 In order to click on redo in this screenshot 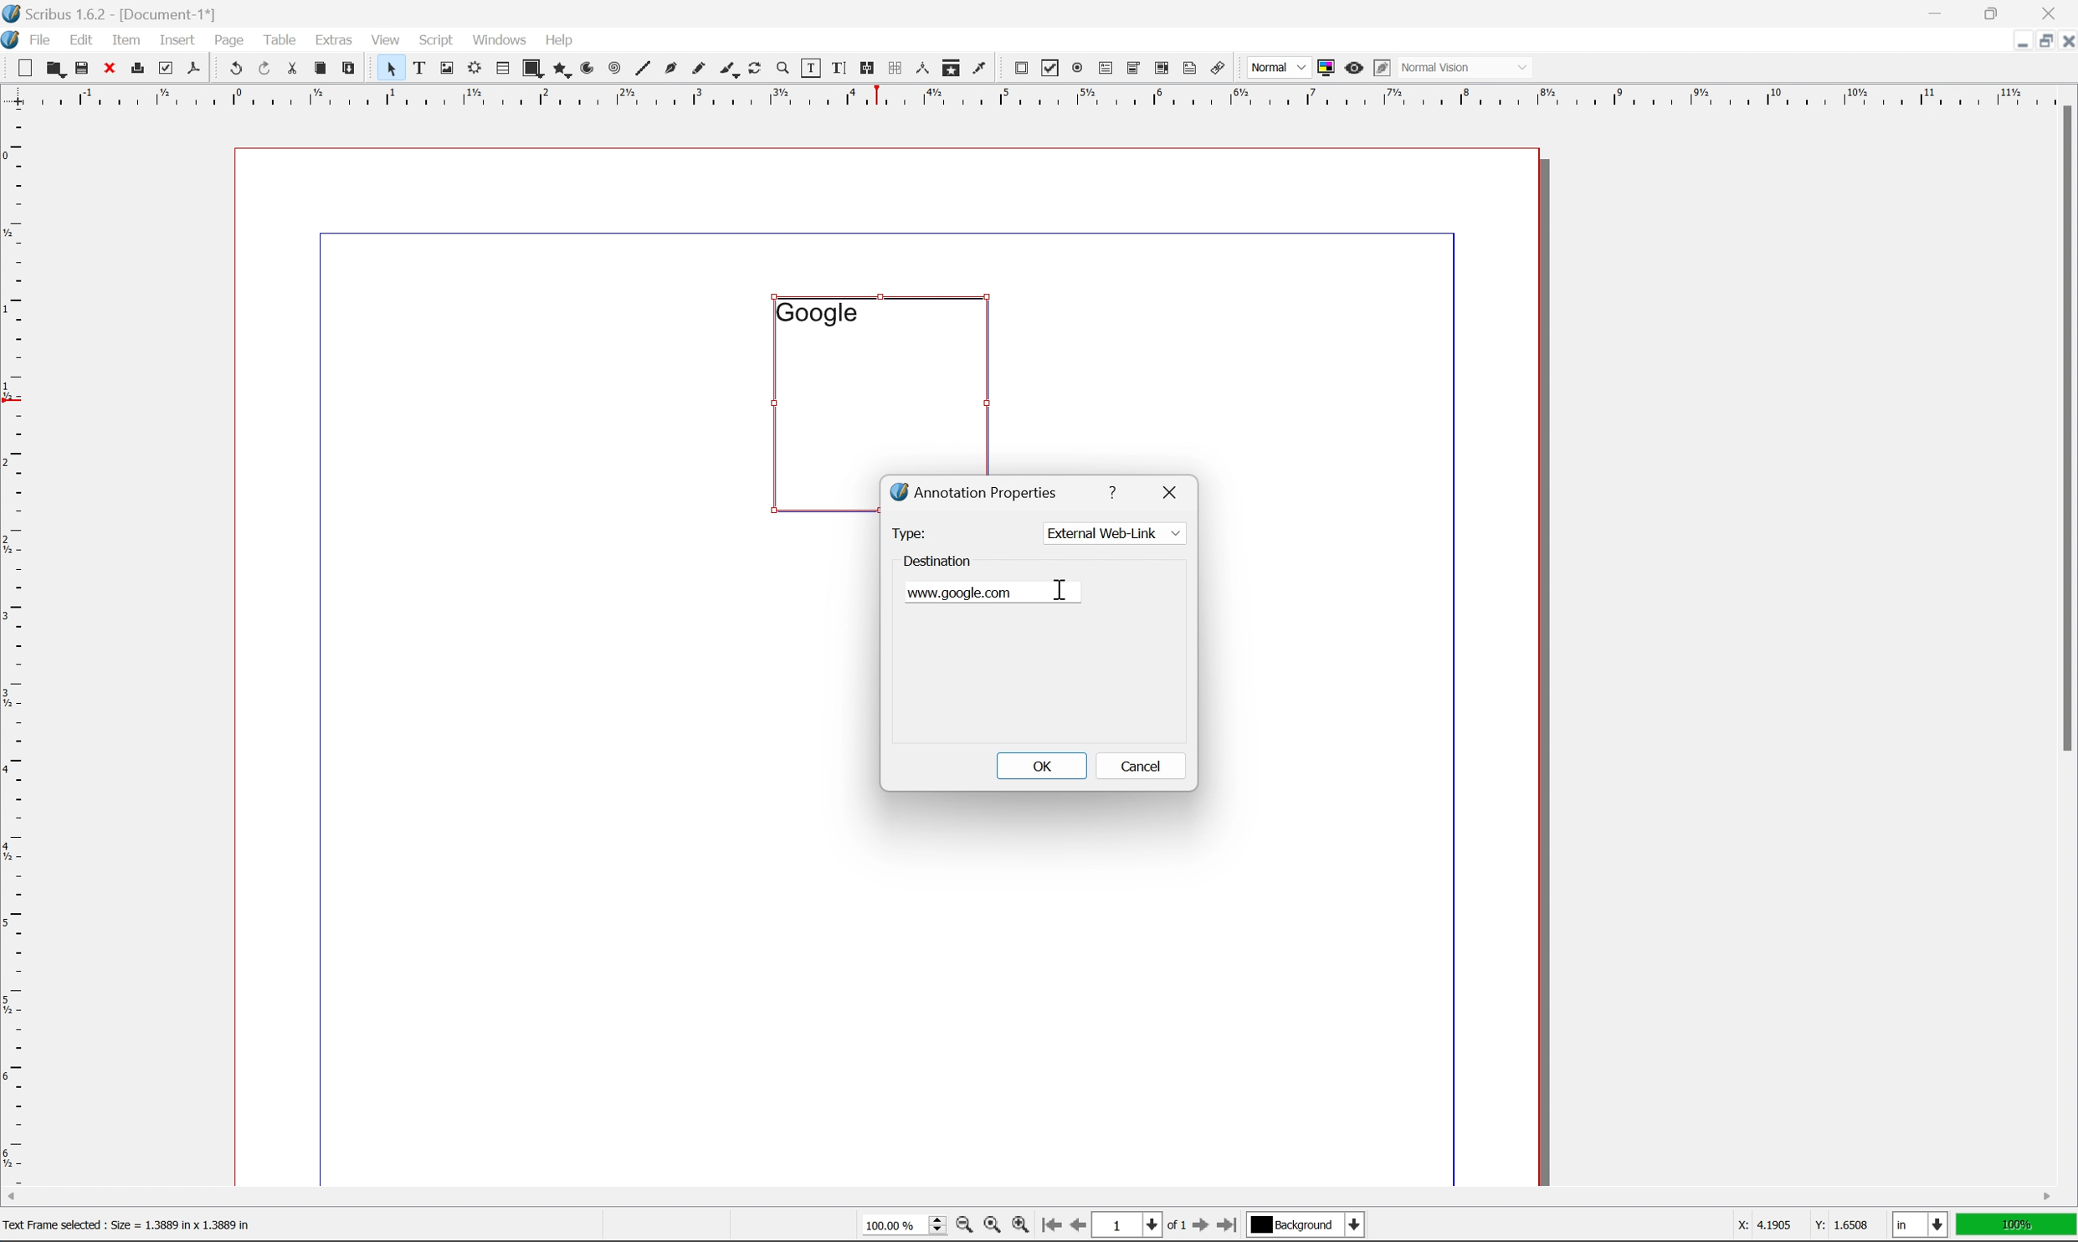, I will do `click(266, 69)`.